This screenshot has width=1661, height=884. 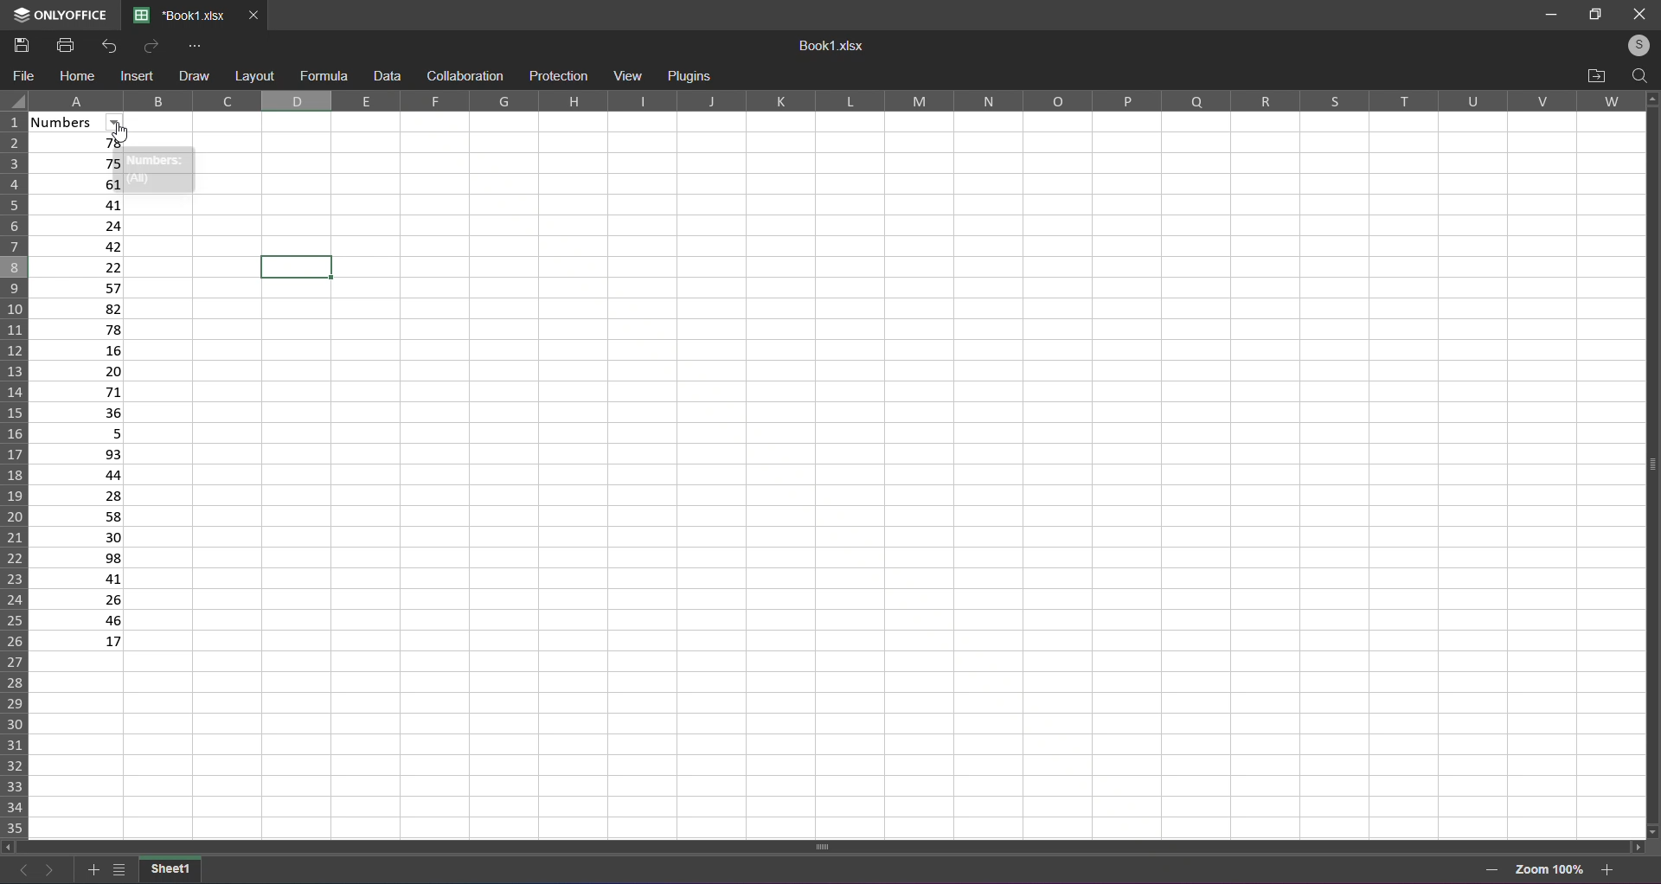 I want to click on search, so click(x=1639, y=76).